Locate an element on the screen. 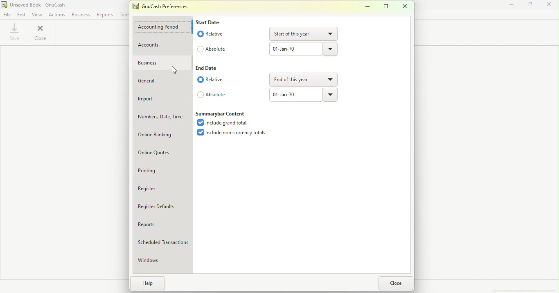 This screenshot has width=559, height=293. Include grand total is located at coordinates (226, 123).